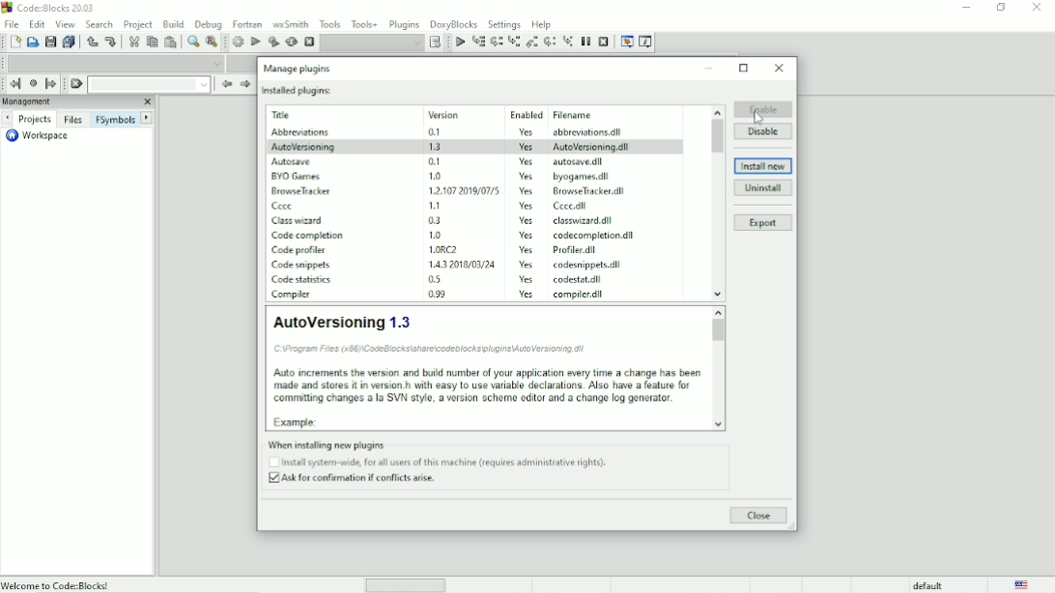 The height and width of the screenshot is (593, 1055). What do you see at coordinates (299, 69) in the screenshot?
I see `Manage plugins` at bounding box center [299, 69].